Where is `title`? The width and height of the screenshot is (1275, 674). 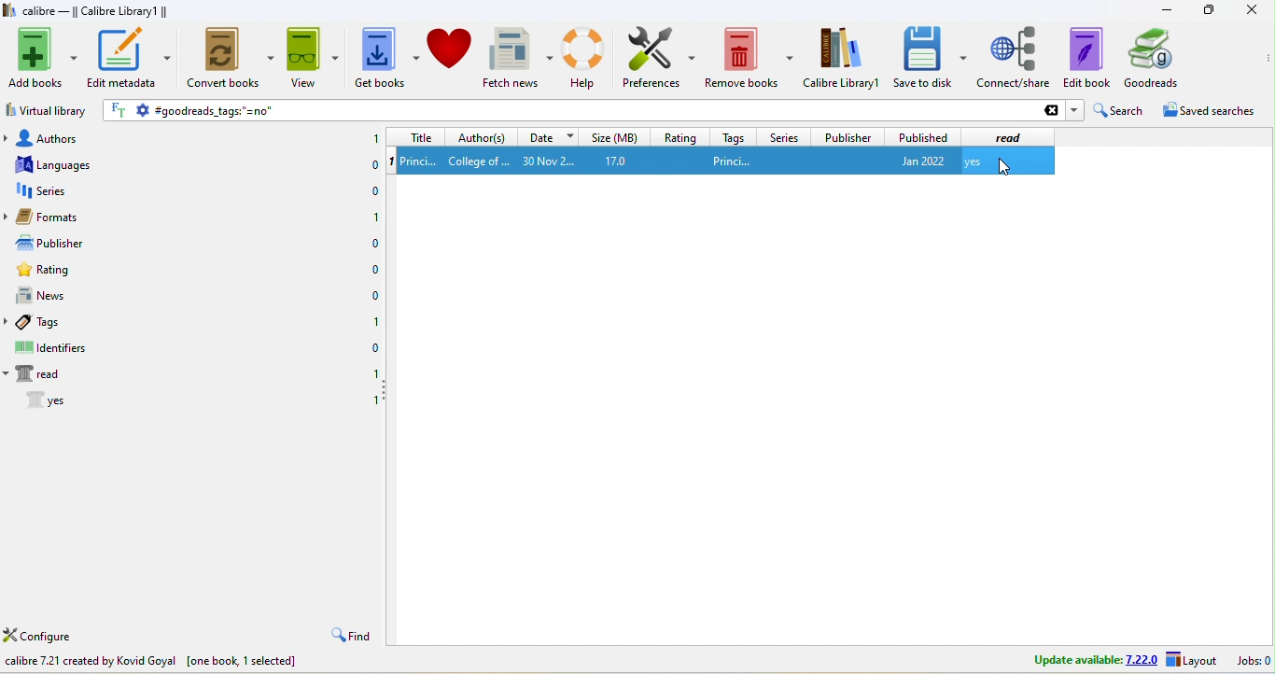
title is located at coordinates (414, 137).